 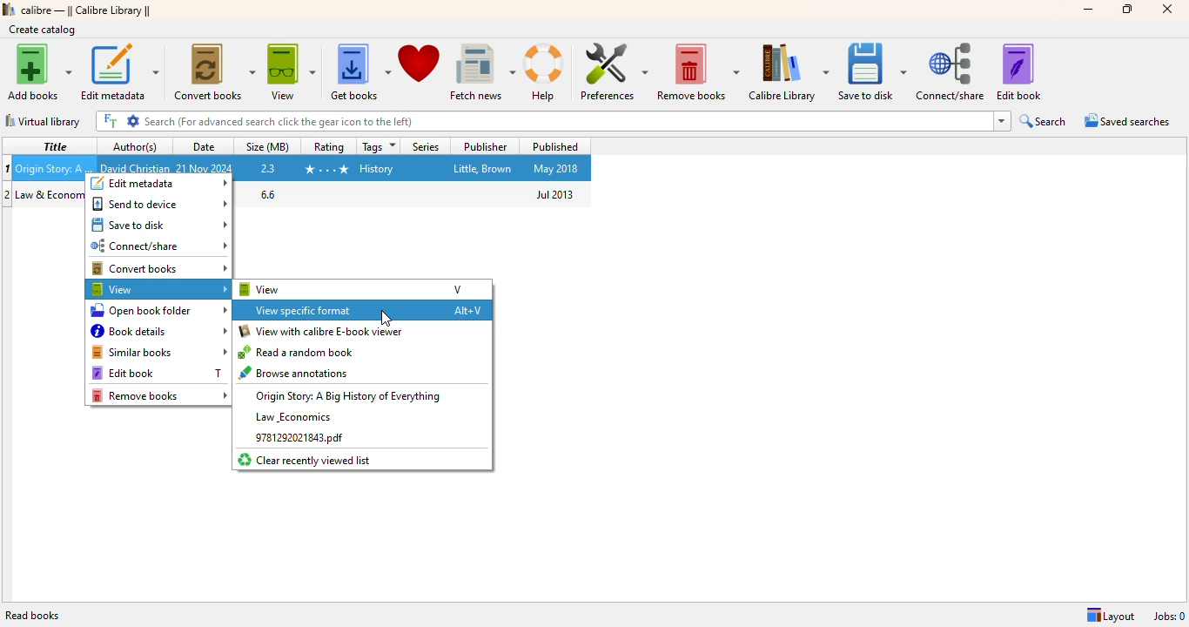 What do you see at coordinates (322, 331) in the screenshot?
I see `view with calibre e-book viewer` at bounding box center [322, 331].